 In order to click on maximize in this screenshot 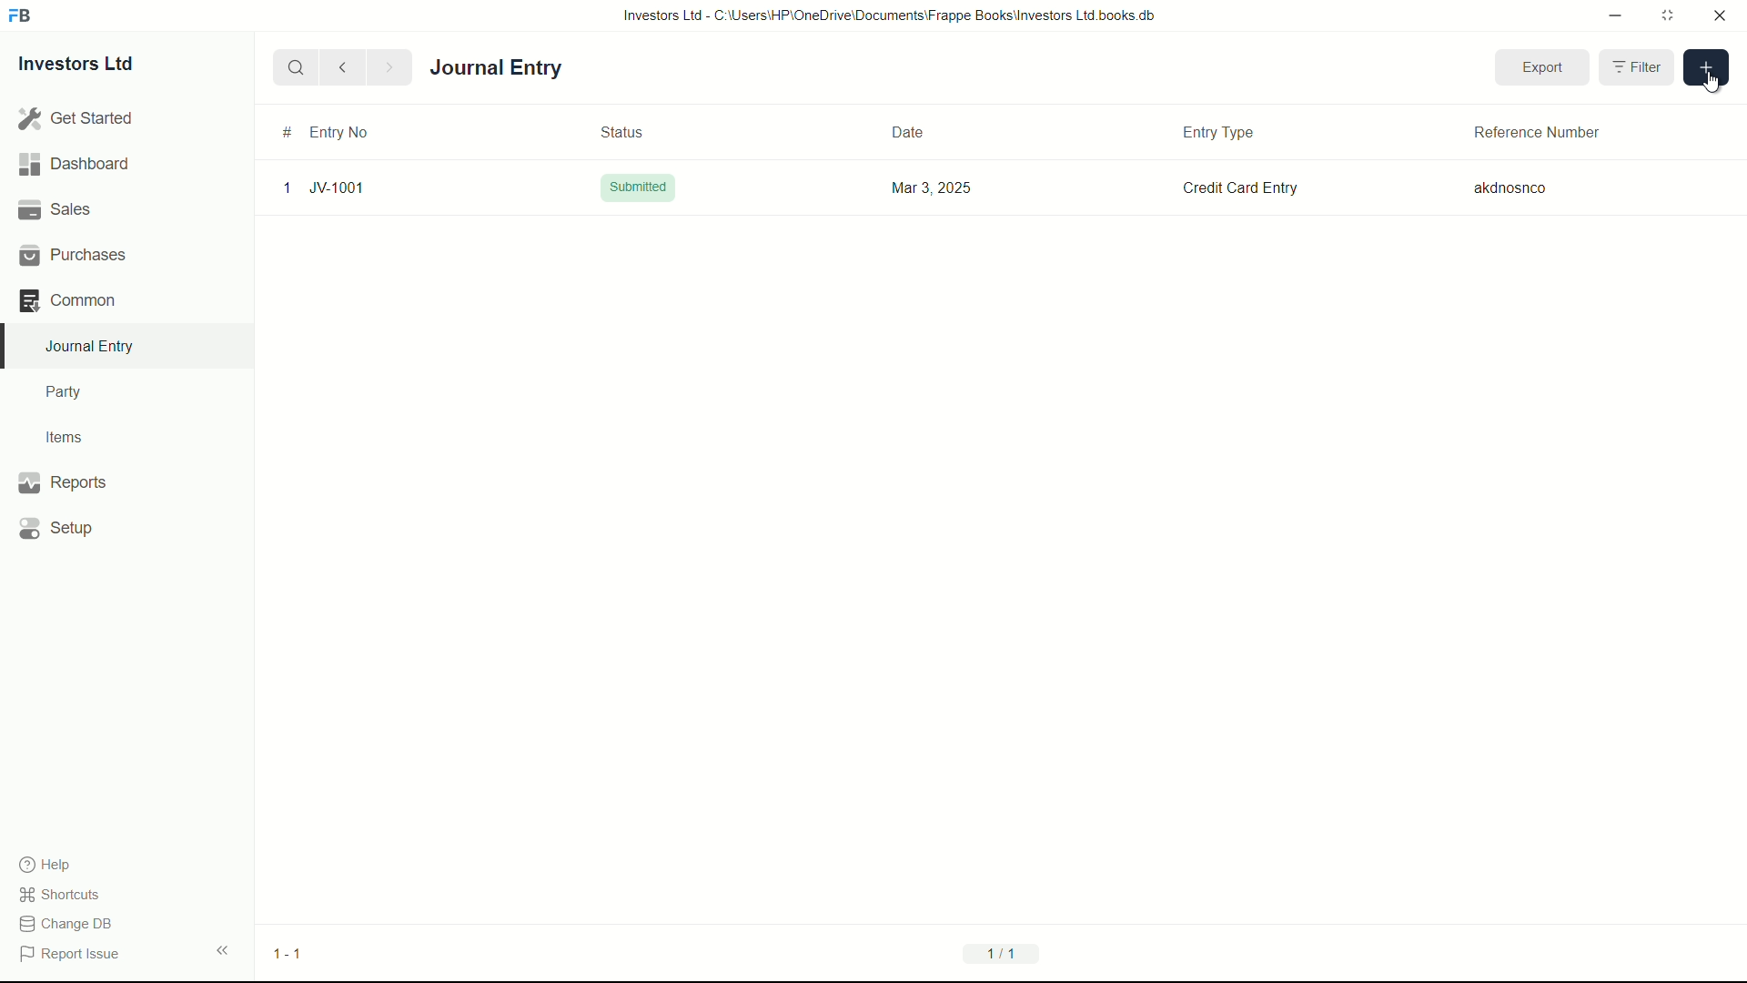, I will do `click(1667, 14)`.